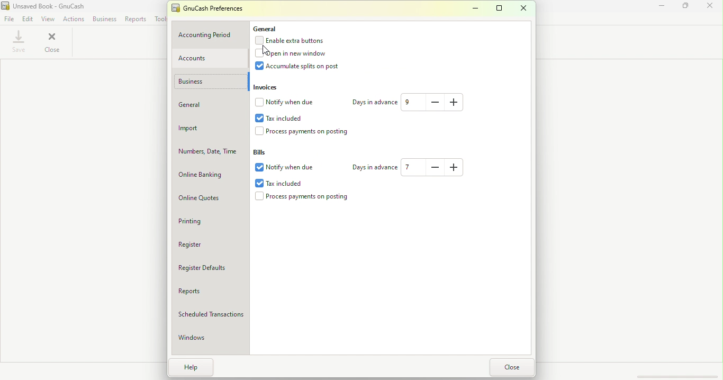 This screenshot has height=380, width=723. I want to click on Days in advance, so click(372, 103).